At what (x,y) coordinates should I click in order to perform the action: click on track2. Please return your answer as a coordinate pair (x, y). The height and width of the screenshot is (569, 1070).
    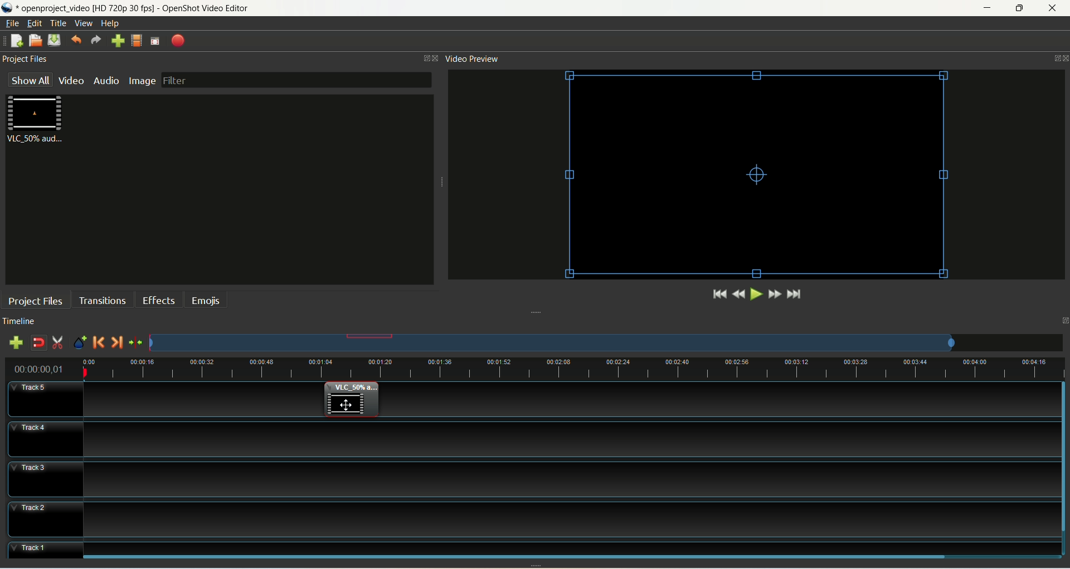
    Looking at the image, I should click on (45, 519).